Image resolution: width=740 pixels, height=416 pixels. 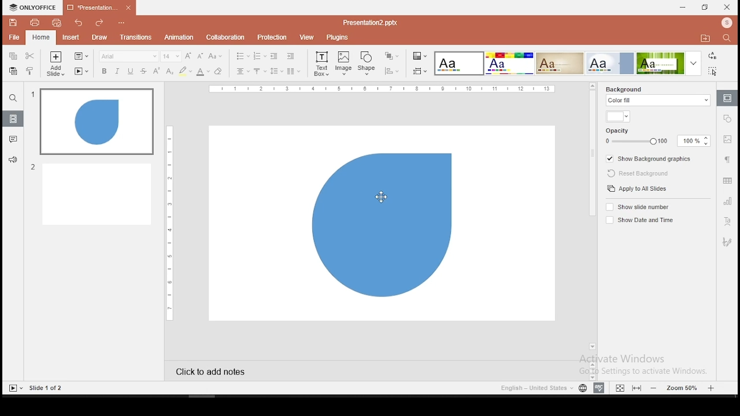 I want to click on background fill color, so click(x=619, y=117).